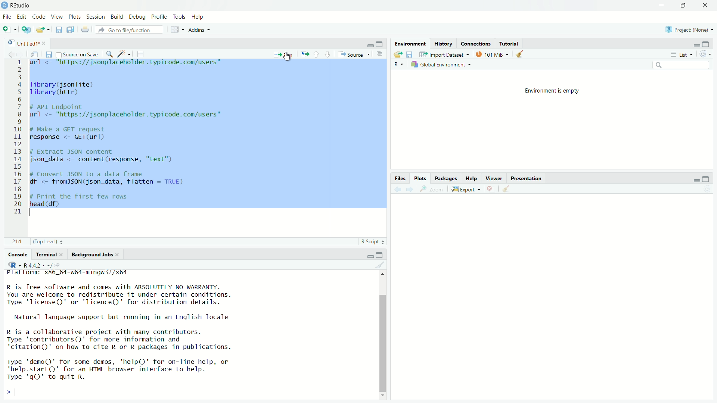  Describe the element at coordinates (15, 265) in the screenshot. I see `R Icon` at that location.